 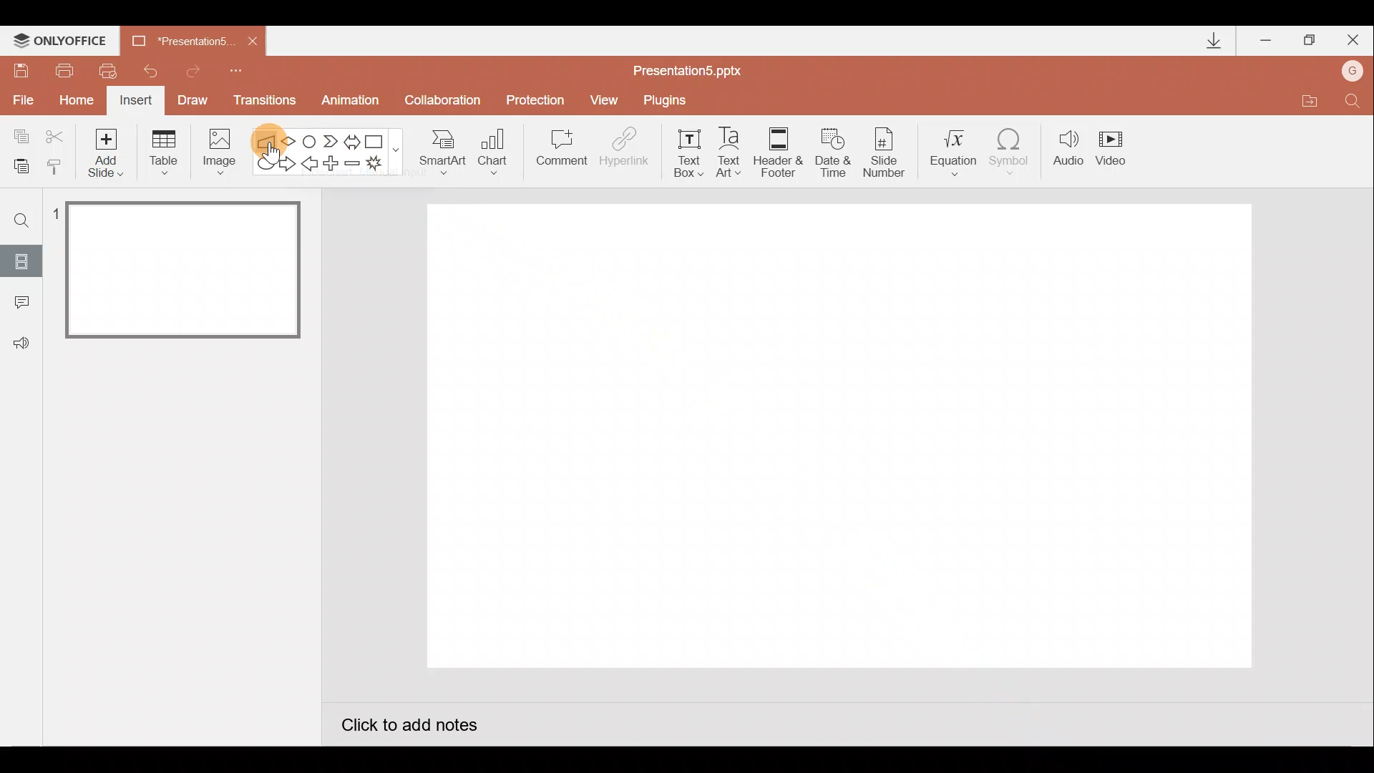 I want to click on Cut, so click(x=57, y=134).